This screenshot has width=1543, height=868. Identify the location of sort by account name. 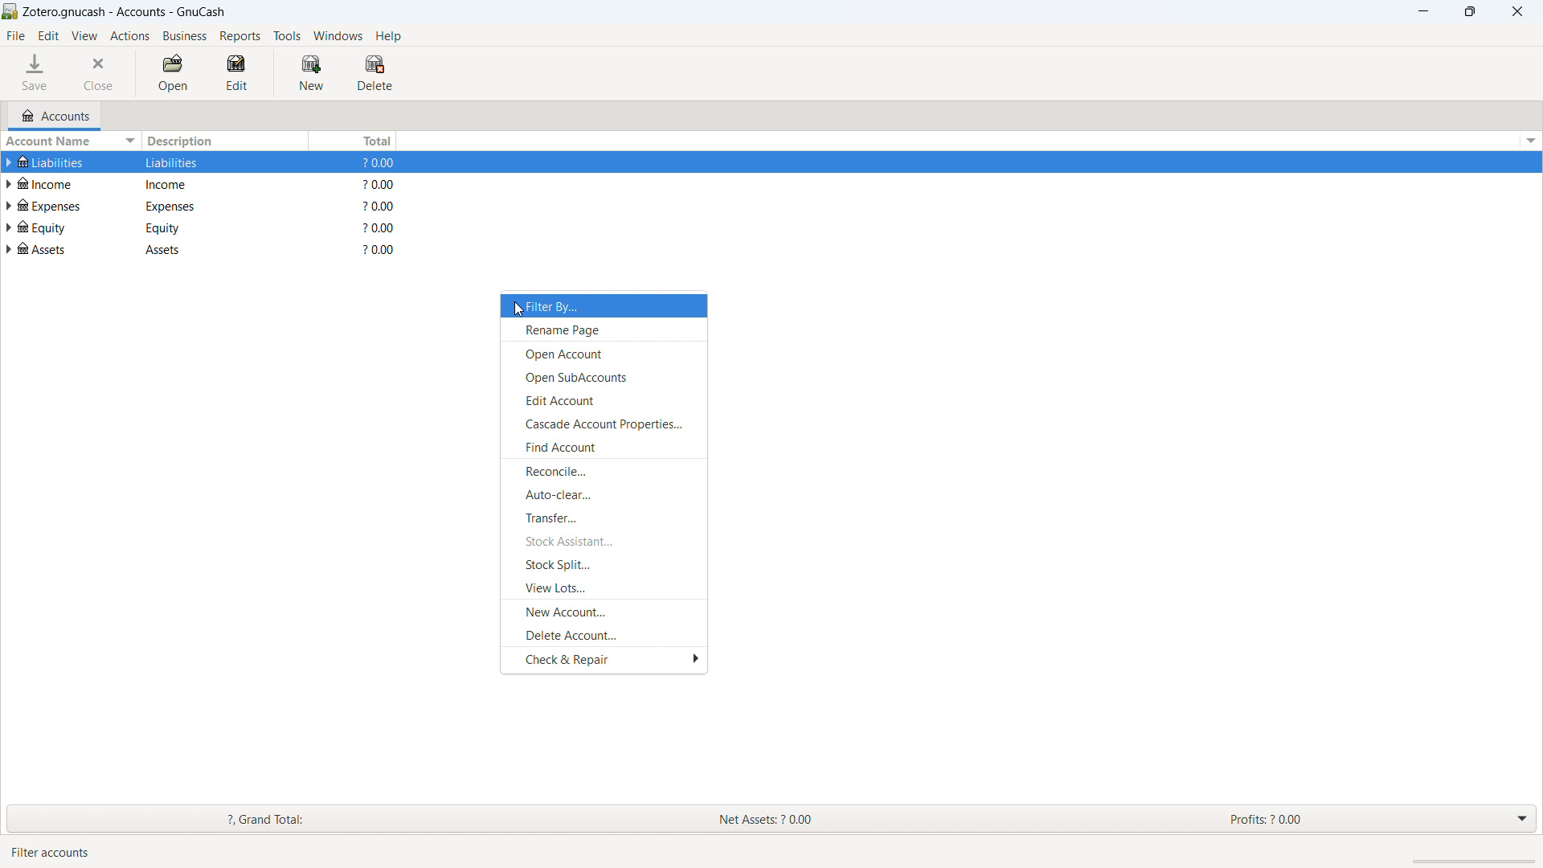
(71, 143).